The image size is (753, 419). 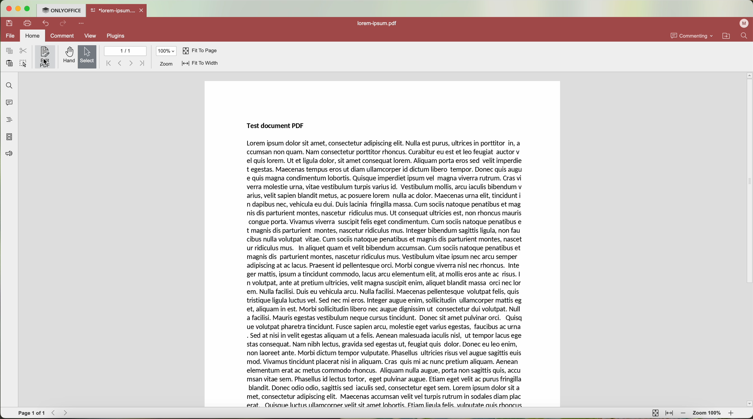 I want to click on feedback & support, so click(x=8, y=154).